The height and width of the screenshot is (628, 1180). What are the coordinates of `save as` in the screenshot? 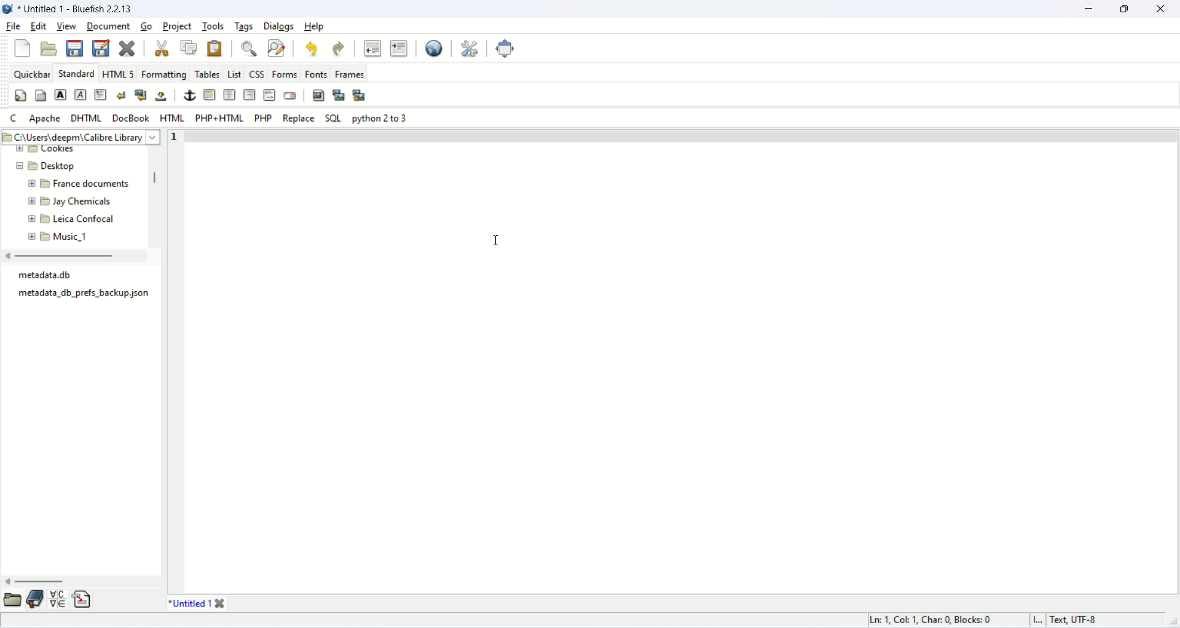 It's located at (101, 48).